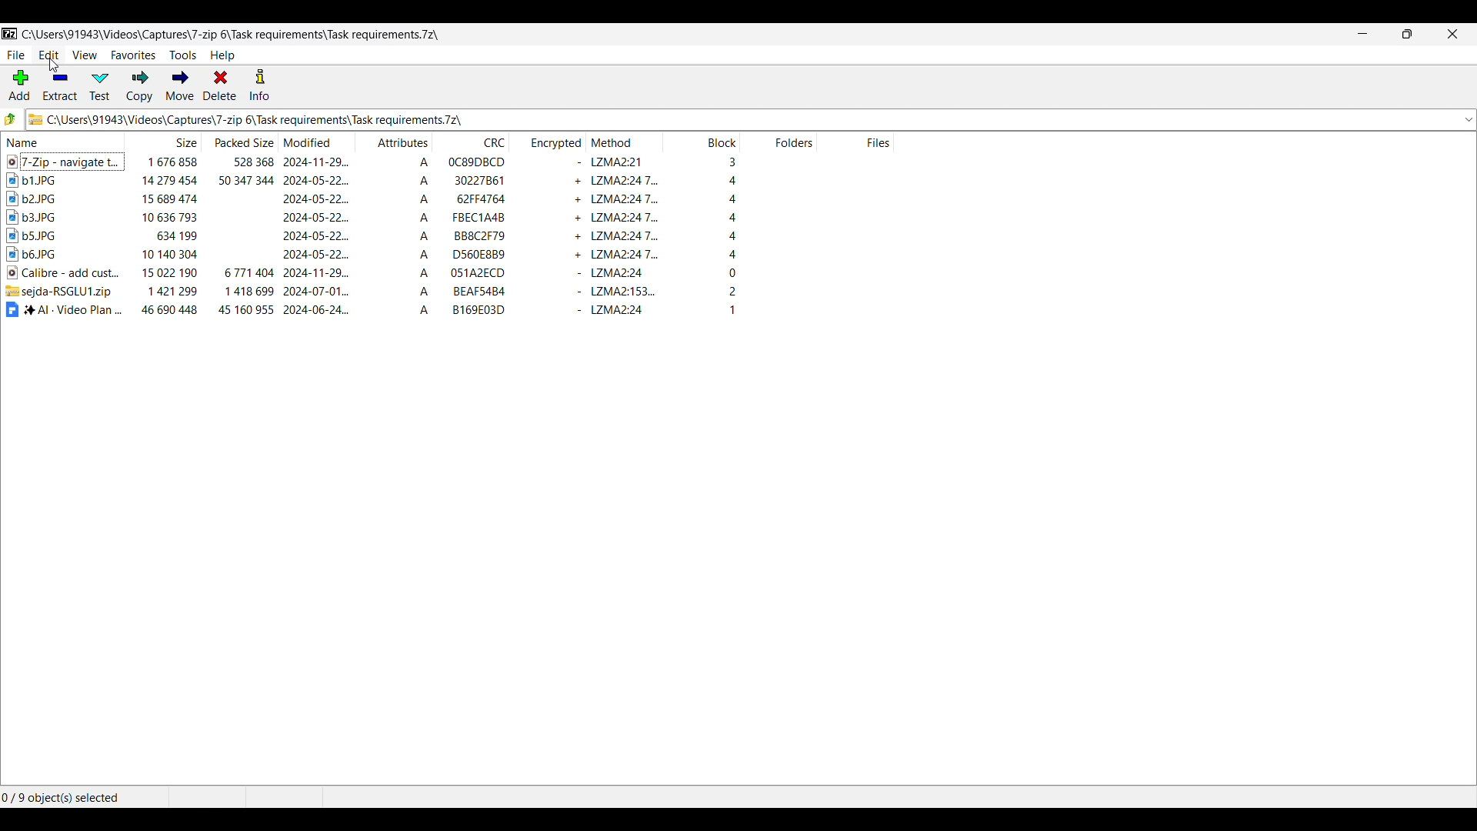 The width and height of the screenshot is (1477, 831). I want to click on Edit menu, so click(49, 55).